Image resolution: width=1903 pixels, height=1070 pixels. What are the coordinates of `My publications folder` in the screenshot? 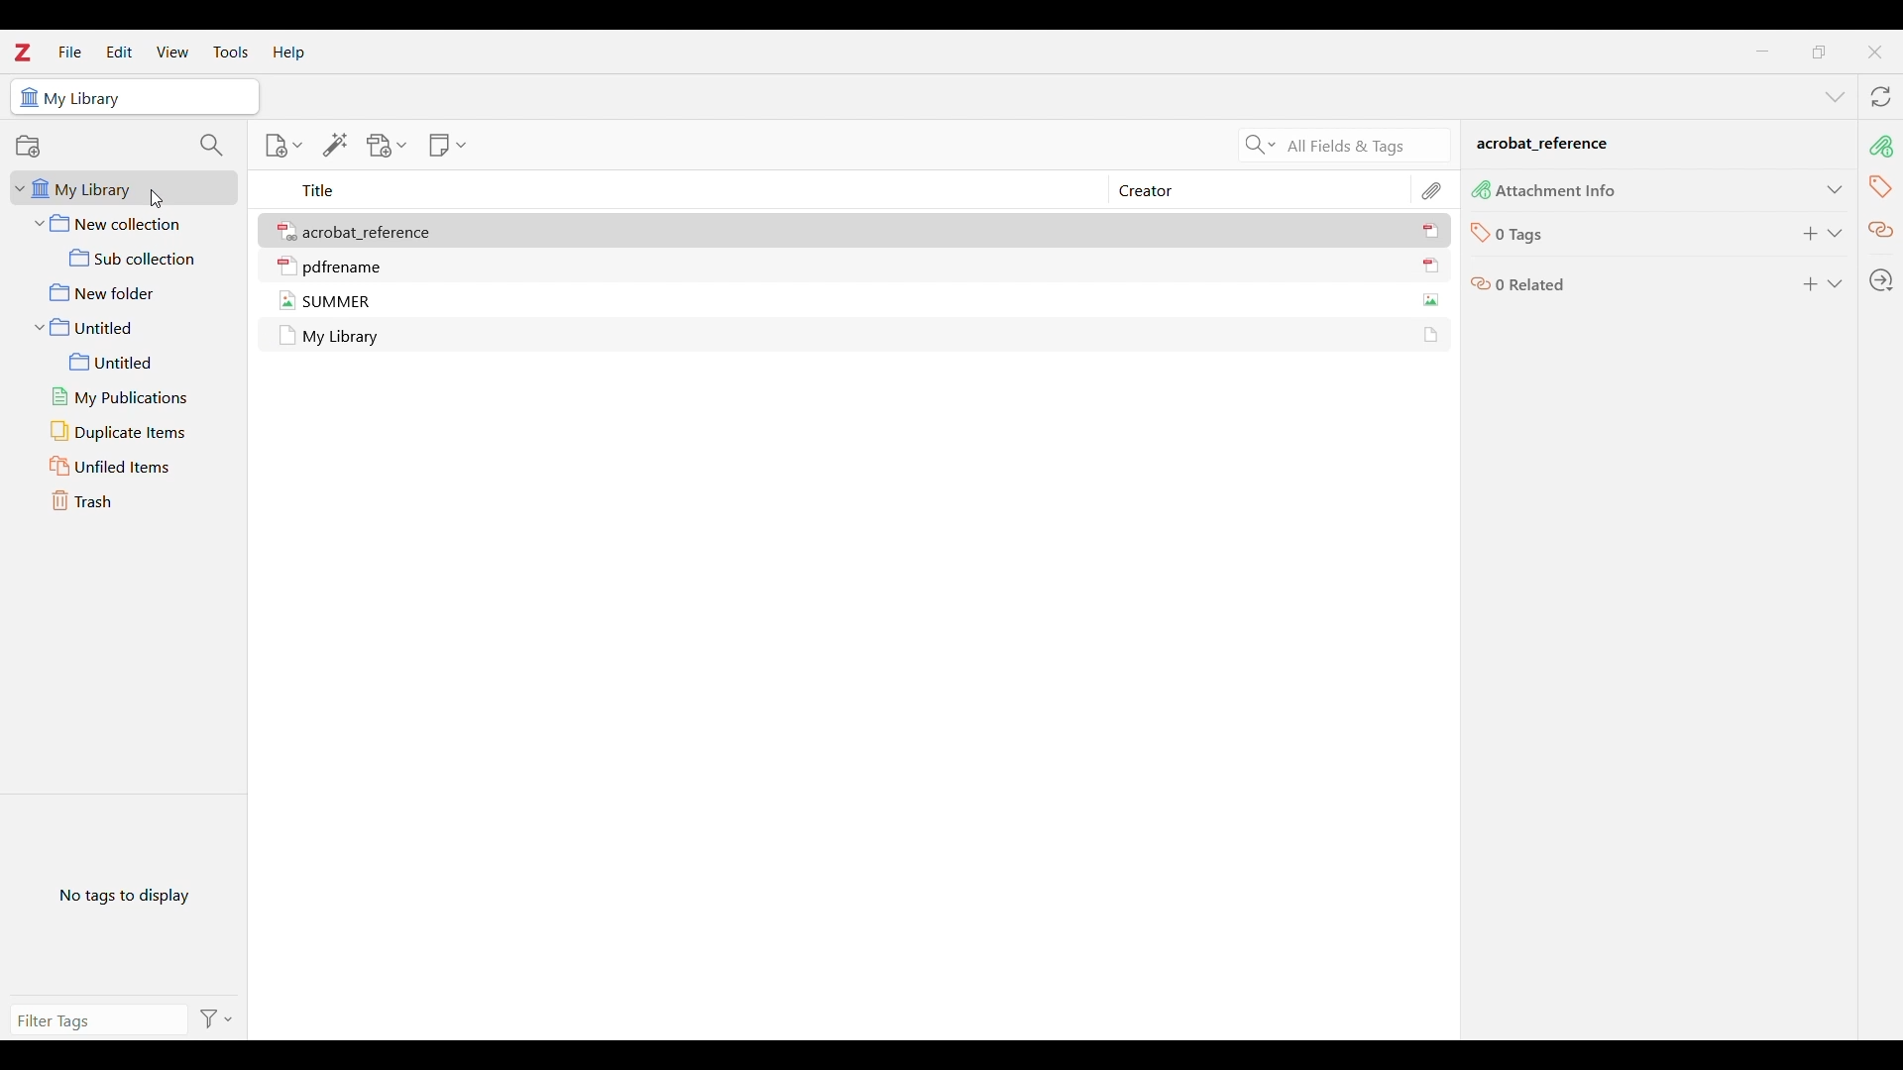 It's located at (131, 397).